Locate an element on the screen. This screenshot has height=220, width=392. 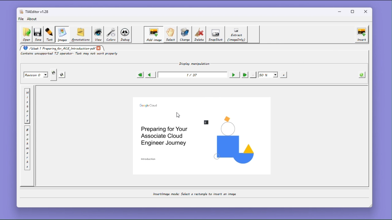
Next page is located at coordinates (233, 75).